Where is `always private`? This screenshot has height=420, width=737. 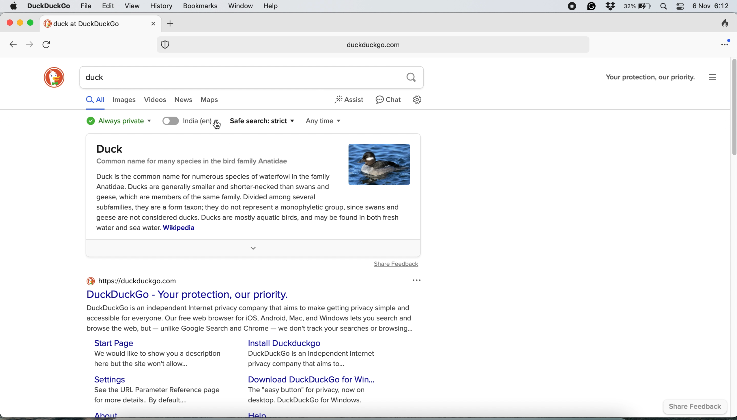 always private is located at coordinates (116, 121).